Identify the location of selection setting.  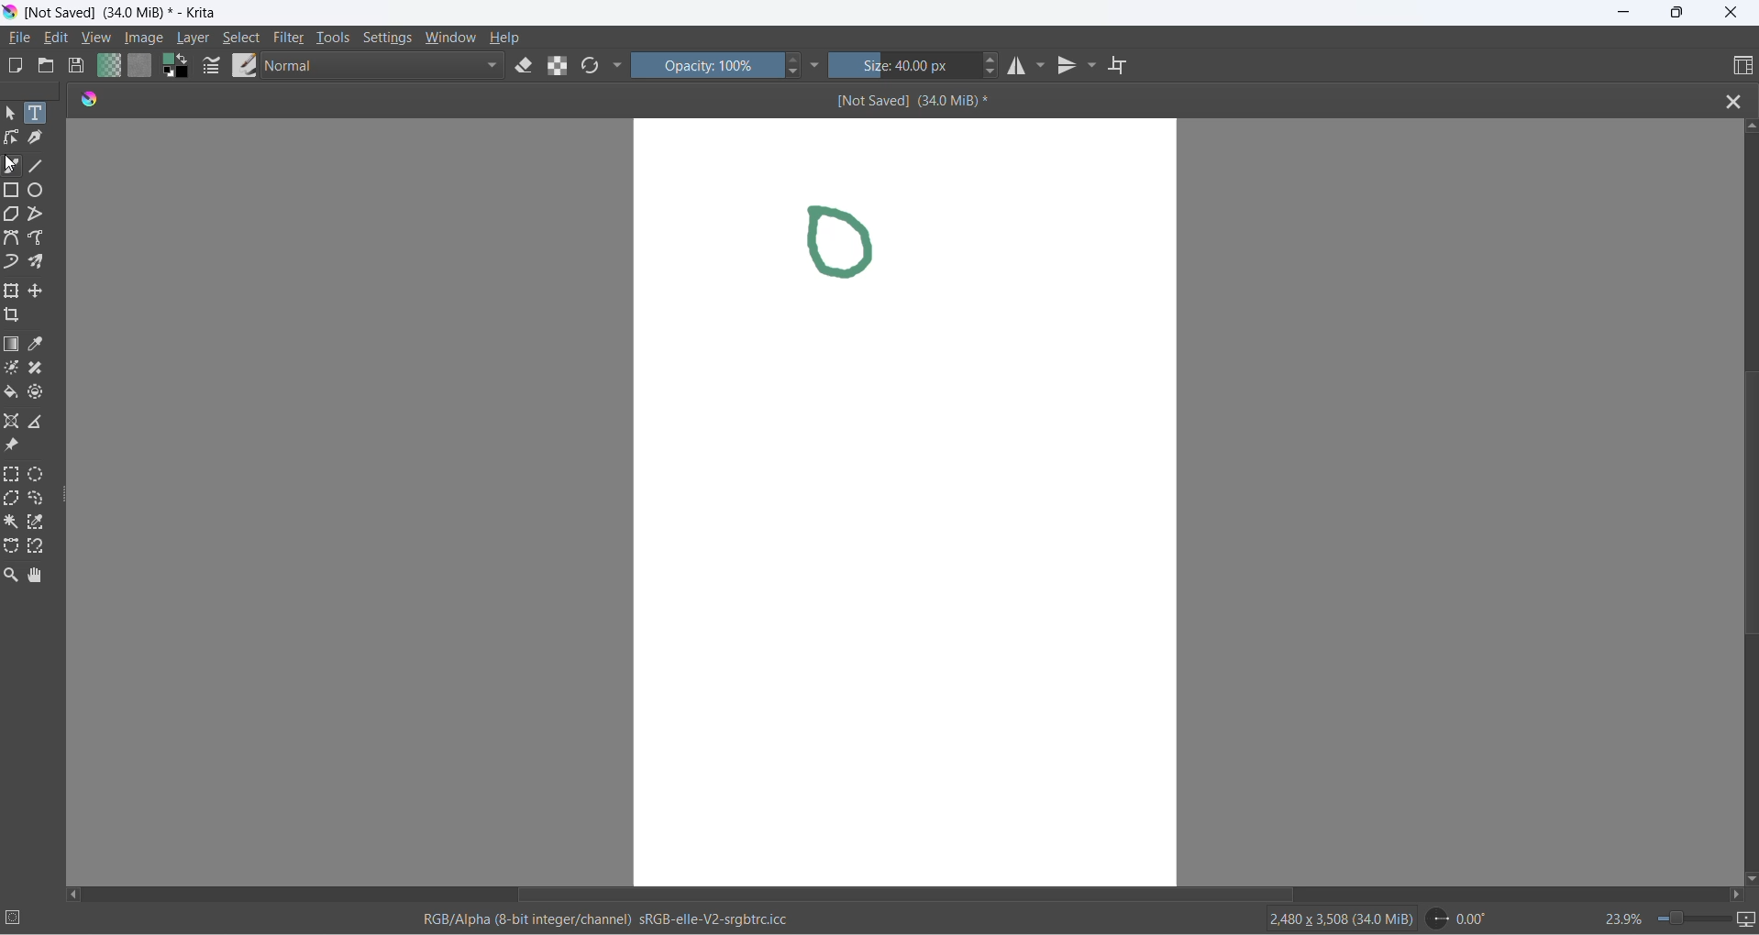
(14, 918).